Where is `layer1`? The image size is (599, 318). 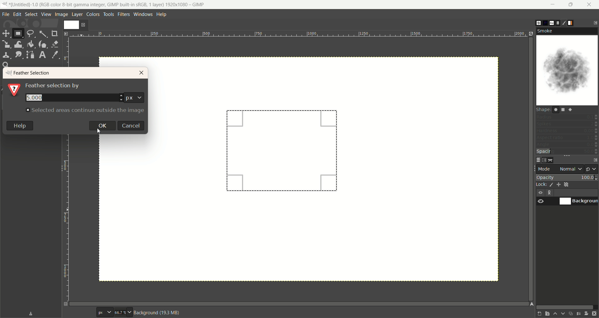
layer1 is located at coordinates (76, 25).